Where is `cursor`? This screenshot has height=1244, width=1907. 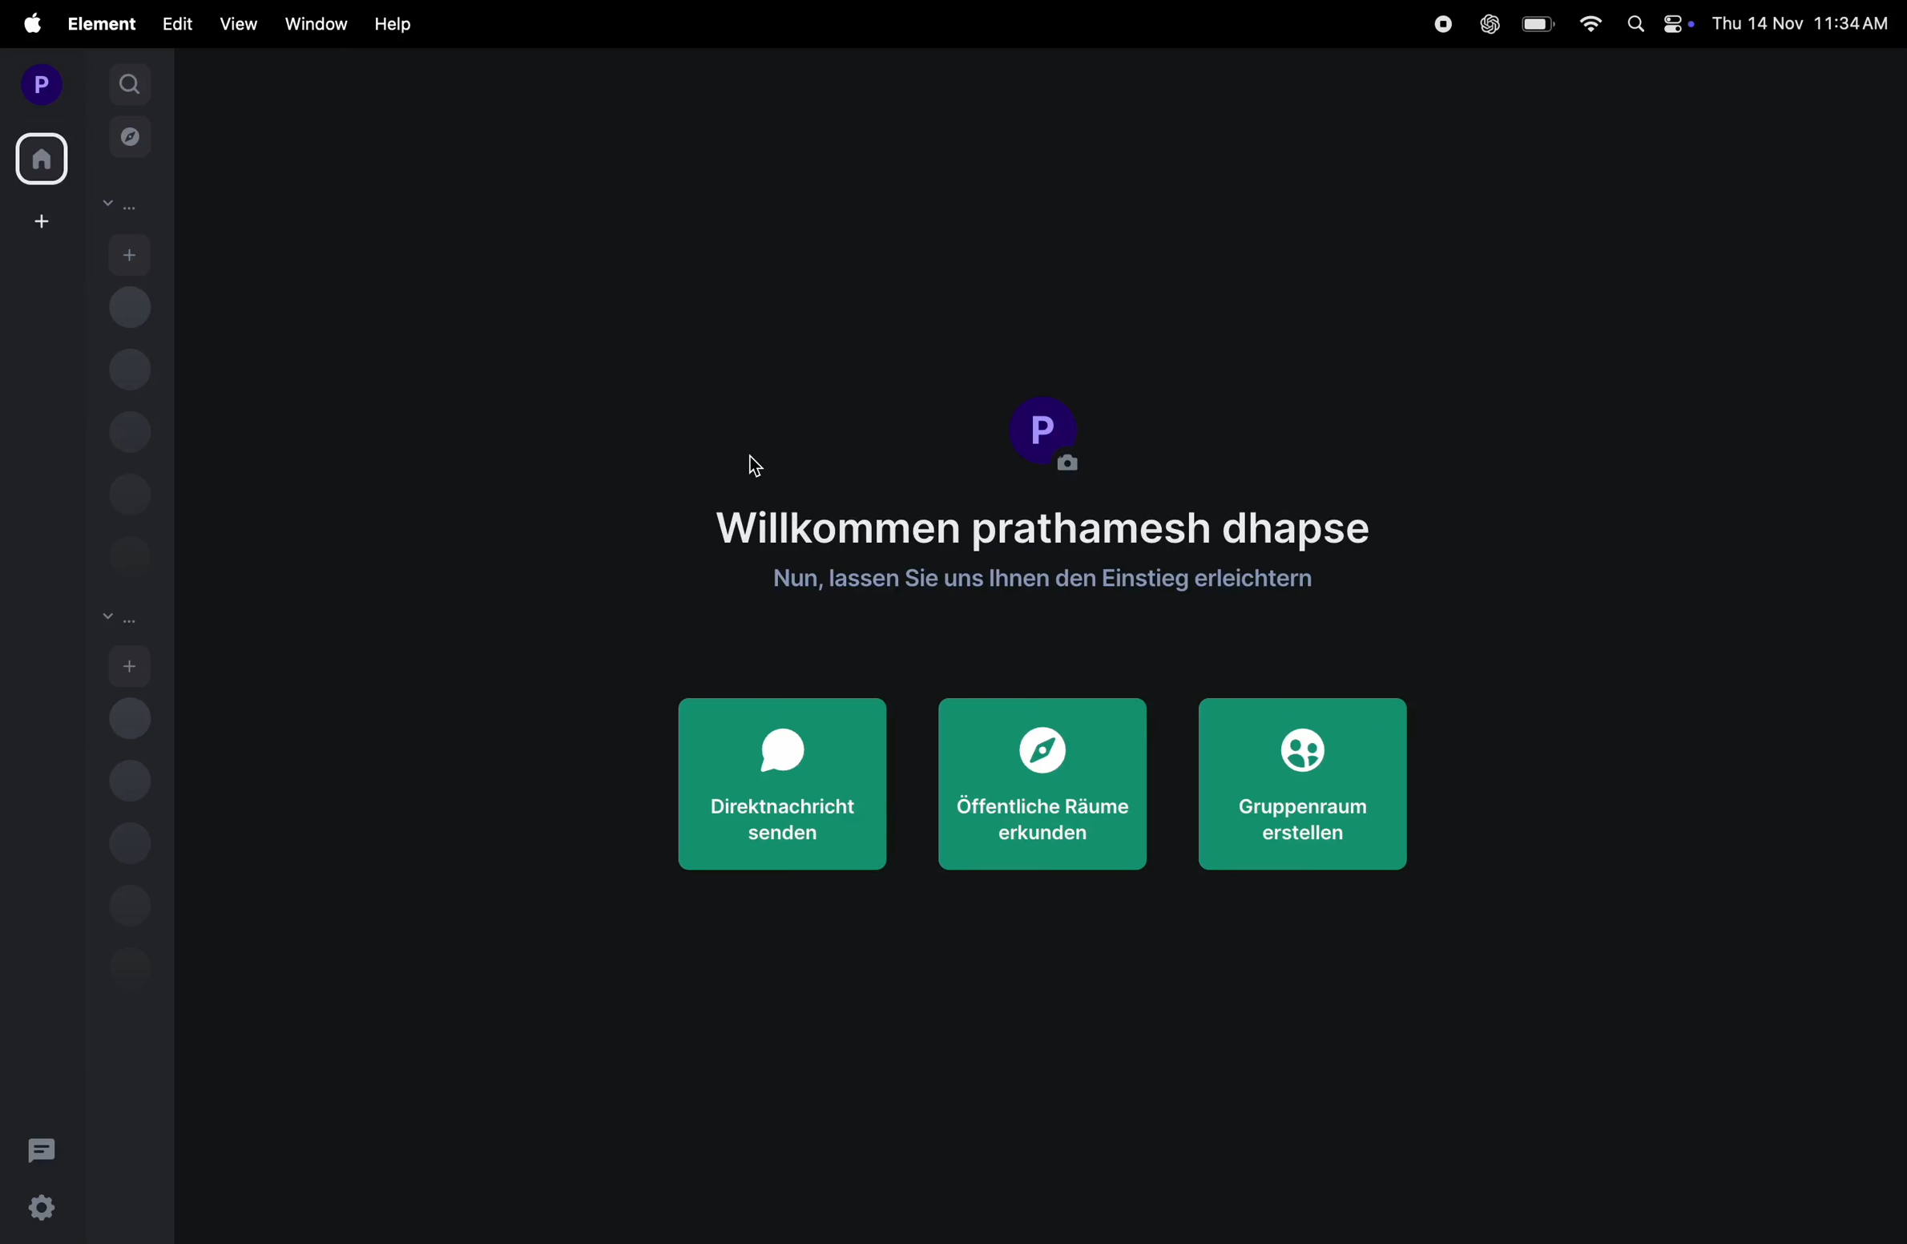
cursor is located at coordinates (746, 464).